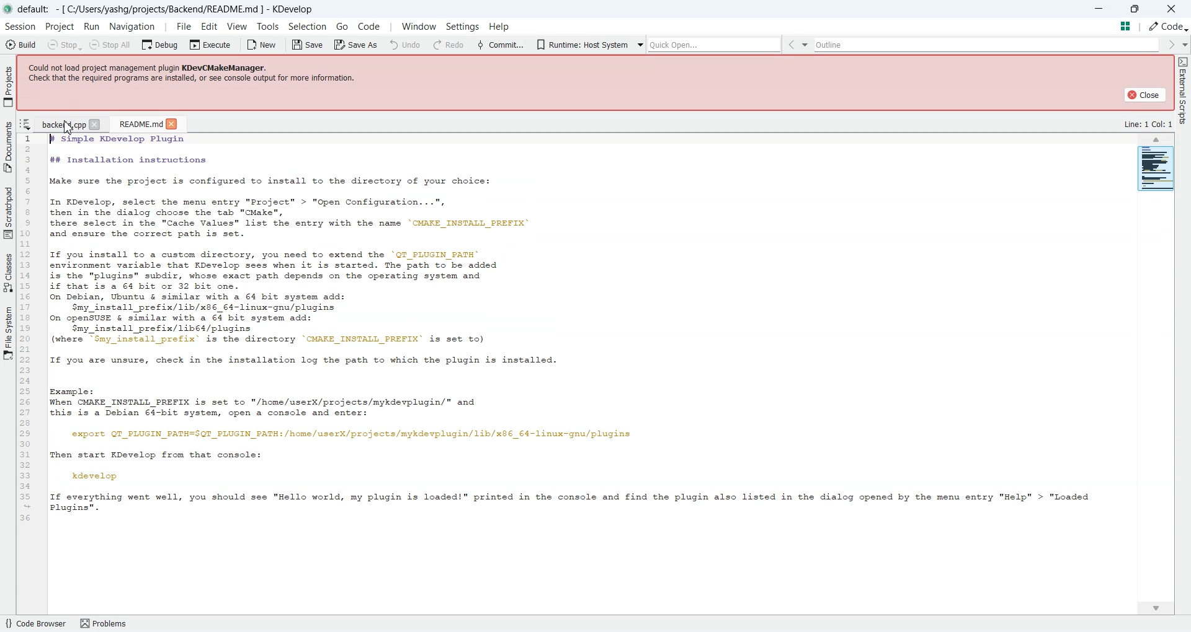 The image size is (1191, 632). What do you see at coordinates (370, 24) in the screenshot?
I see `Code` at bounding box center [370, 24].